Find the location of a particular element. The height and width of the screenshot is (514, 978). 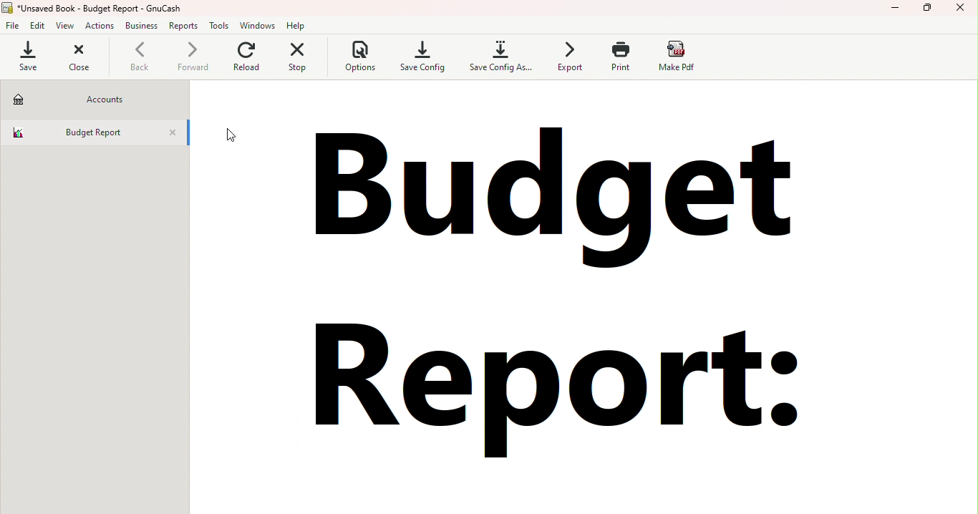

Edit is located at coordinates (39, 26).